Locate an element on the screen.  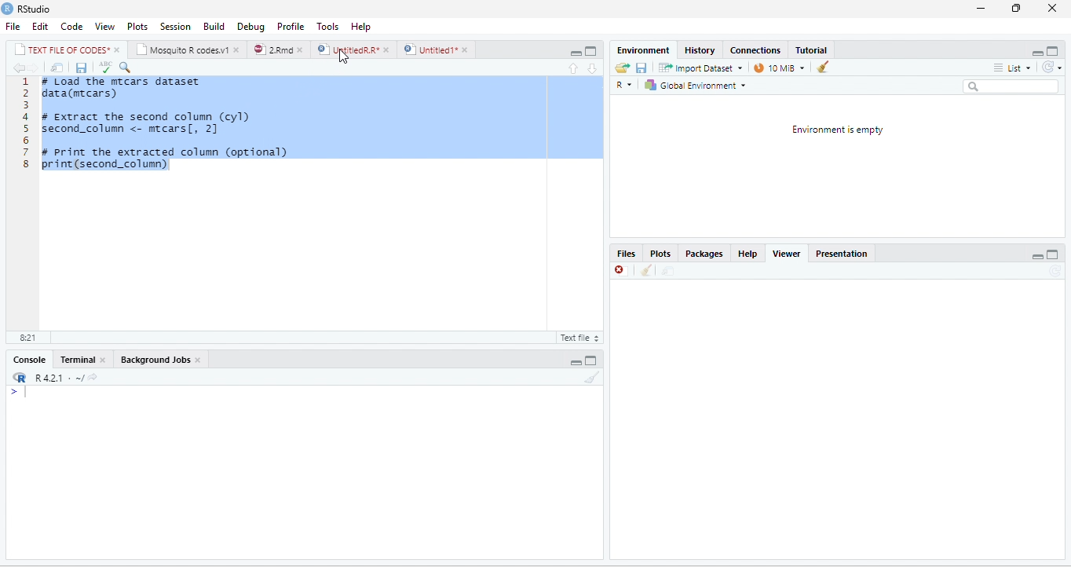
RStudio logo is located at coordinates (7, 9).